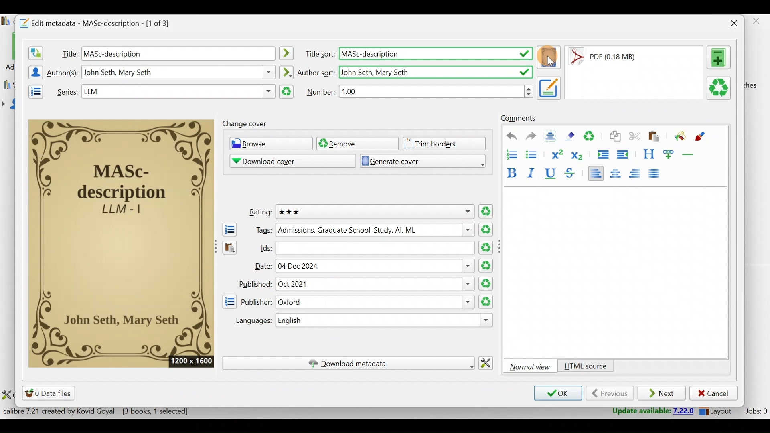  Describe the element at coordinates (258, 213) in the screenshot. I see `Rating` at that location.